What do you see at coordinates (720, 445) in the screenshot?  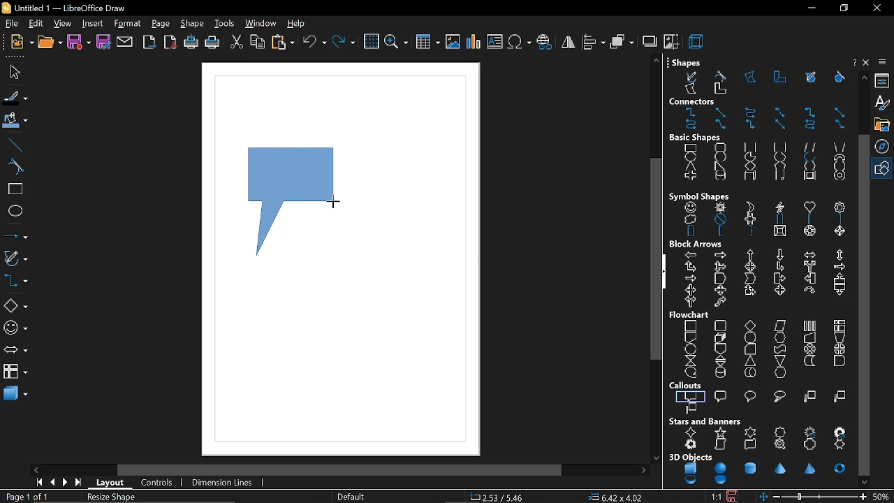 I see `vertical scroll` at bounding box center [720, 445].